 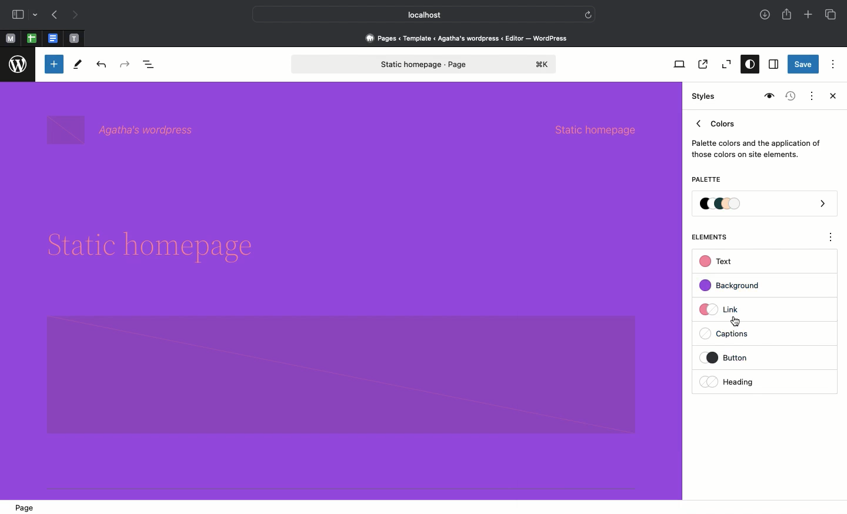 I want to click on Save, so click(x=803, y=65).